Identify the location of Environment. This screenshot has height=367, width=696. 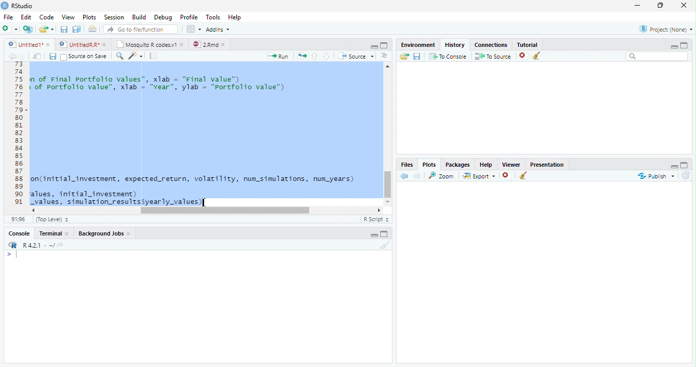
(418, 43).